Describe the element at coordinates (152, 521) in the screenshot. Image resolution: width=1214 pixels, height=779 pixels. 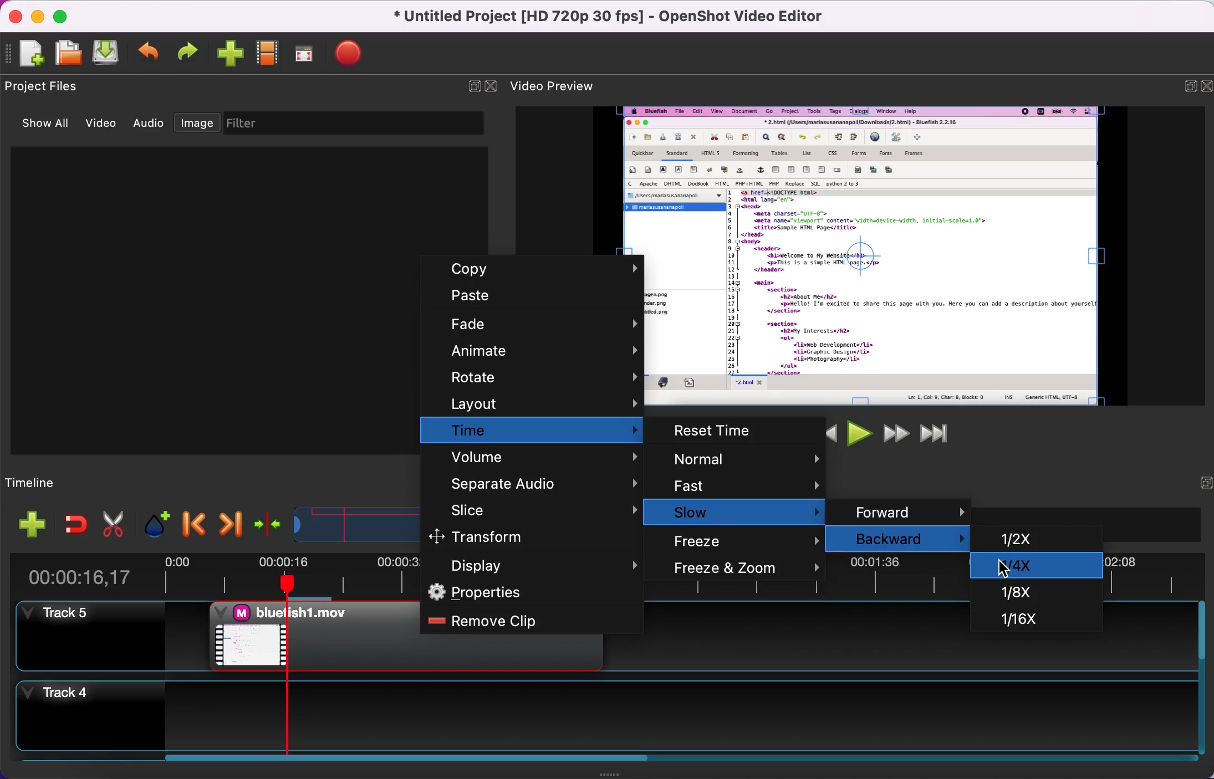
I see `add marker` at that location.